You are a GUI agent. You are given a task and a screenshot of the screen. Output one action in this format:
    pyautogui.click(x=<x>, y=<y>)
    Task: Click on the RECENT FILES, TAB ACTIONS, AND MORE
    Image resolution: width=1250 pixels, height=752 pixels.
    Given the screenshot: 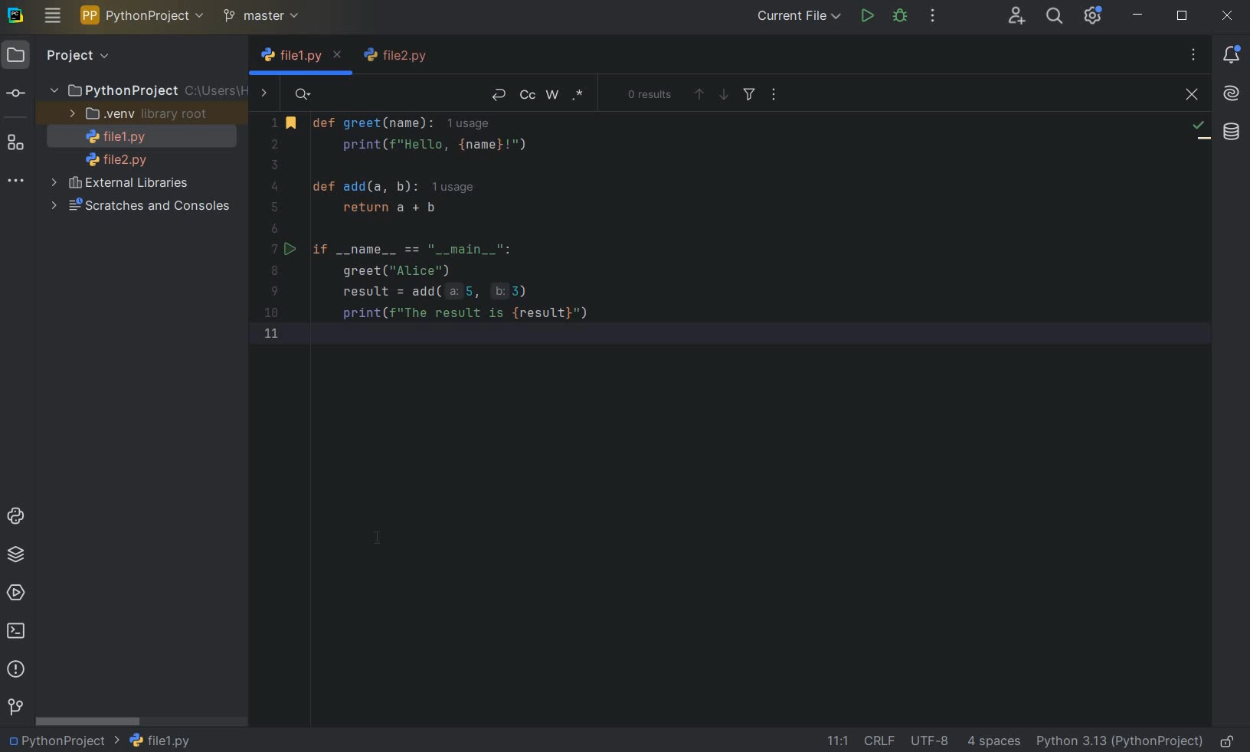 What is the action you would take?
    pyautogui.click(x=1193, y=54)
    